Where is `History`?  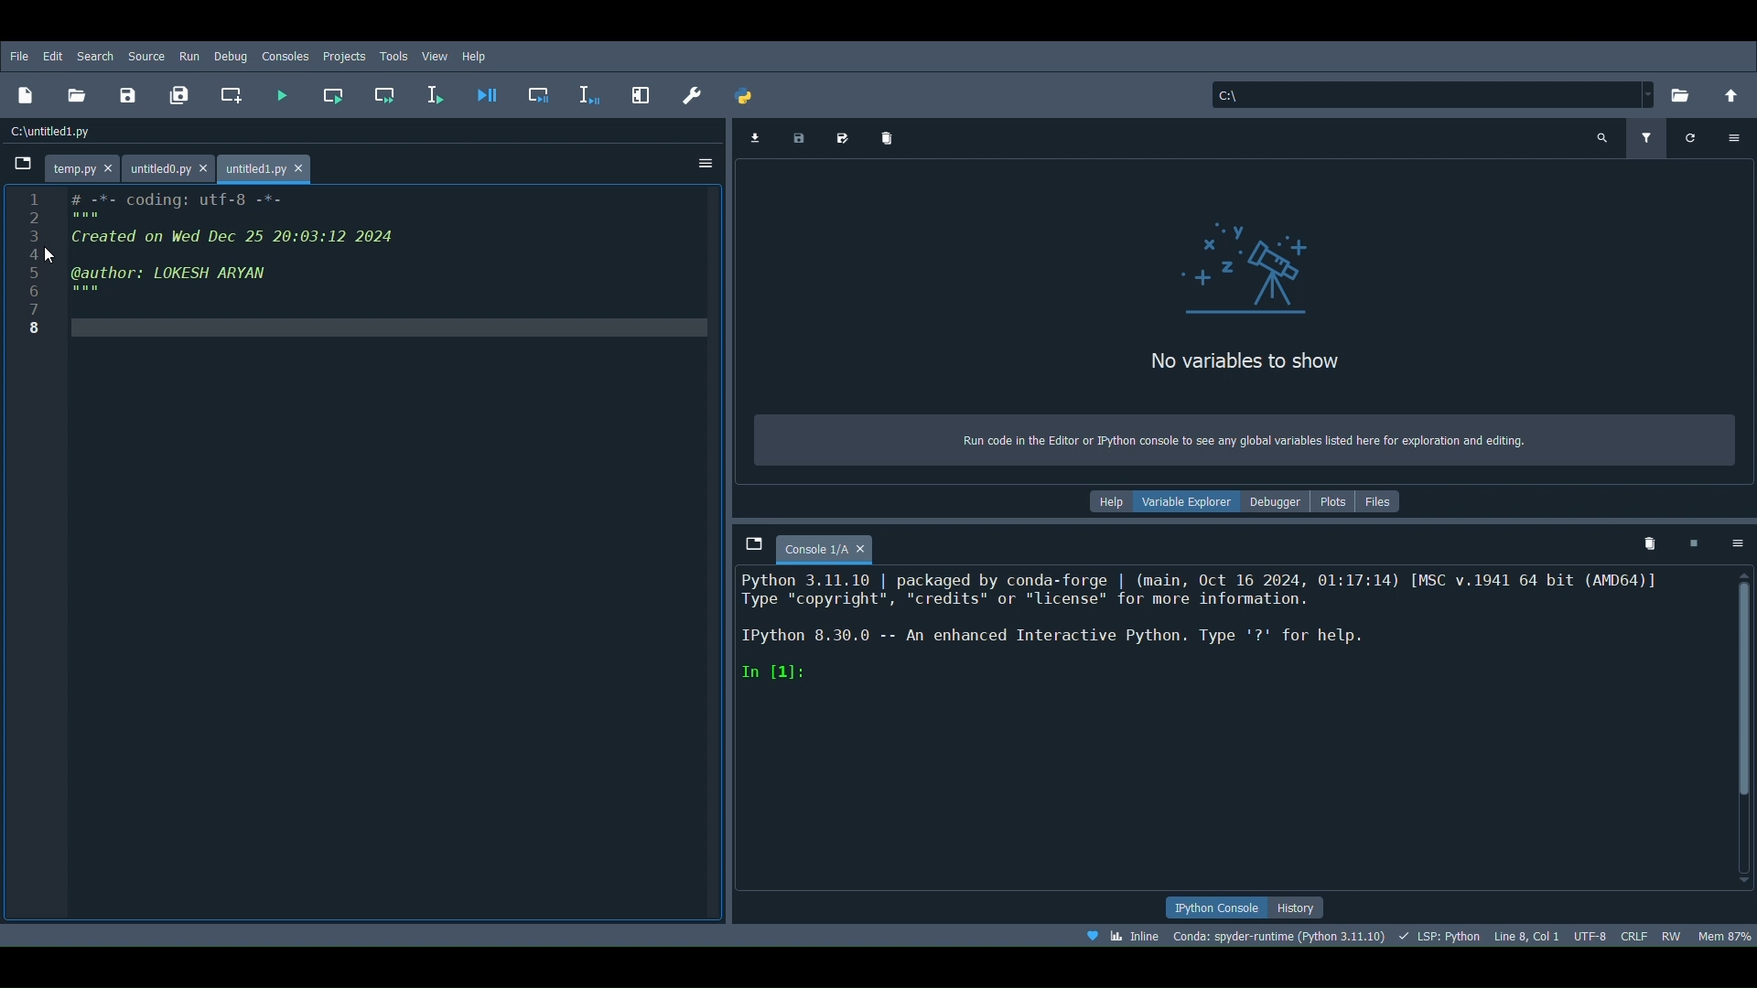 History is located at coordinates (1299, 907).